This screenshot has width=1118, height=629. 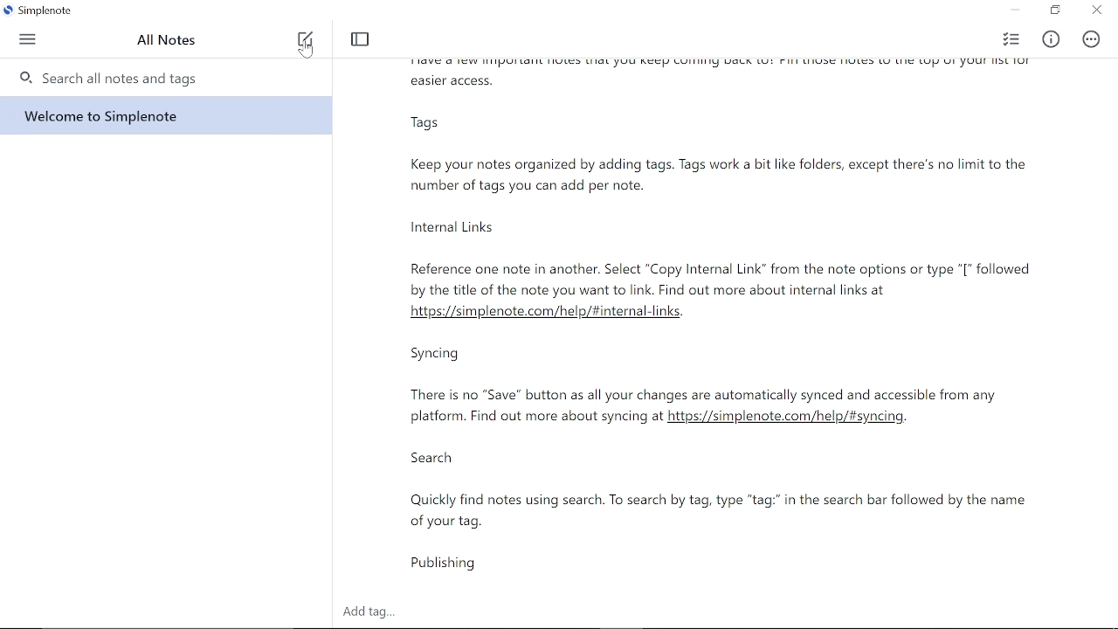 I want to click on Restore down, so click(x=1053, y=11).